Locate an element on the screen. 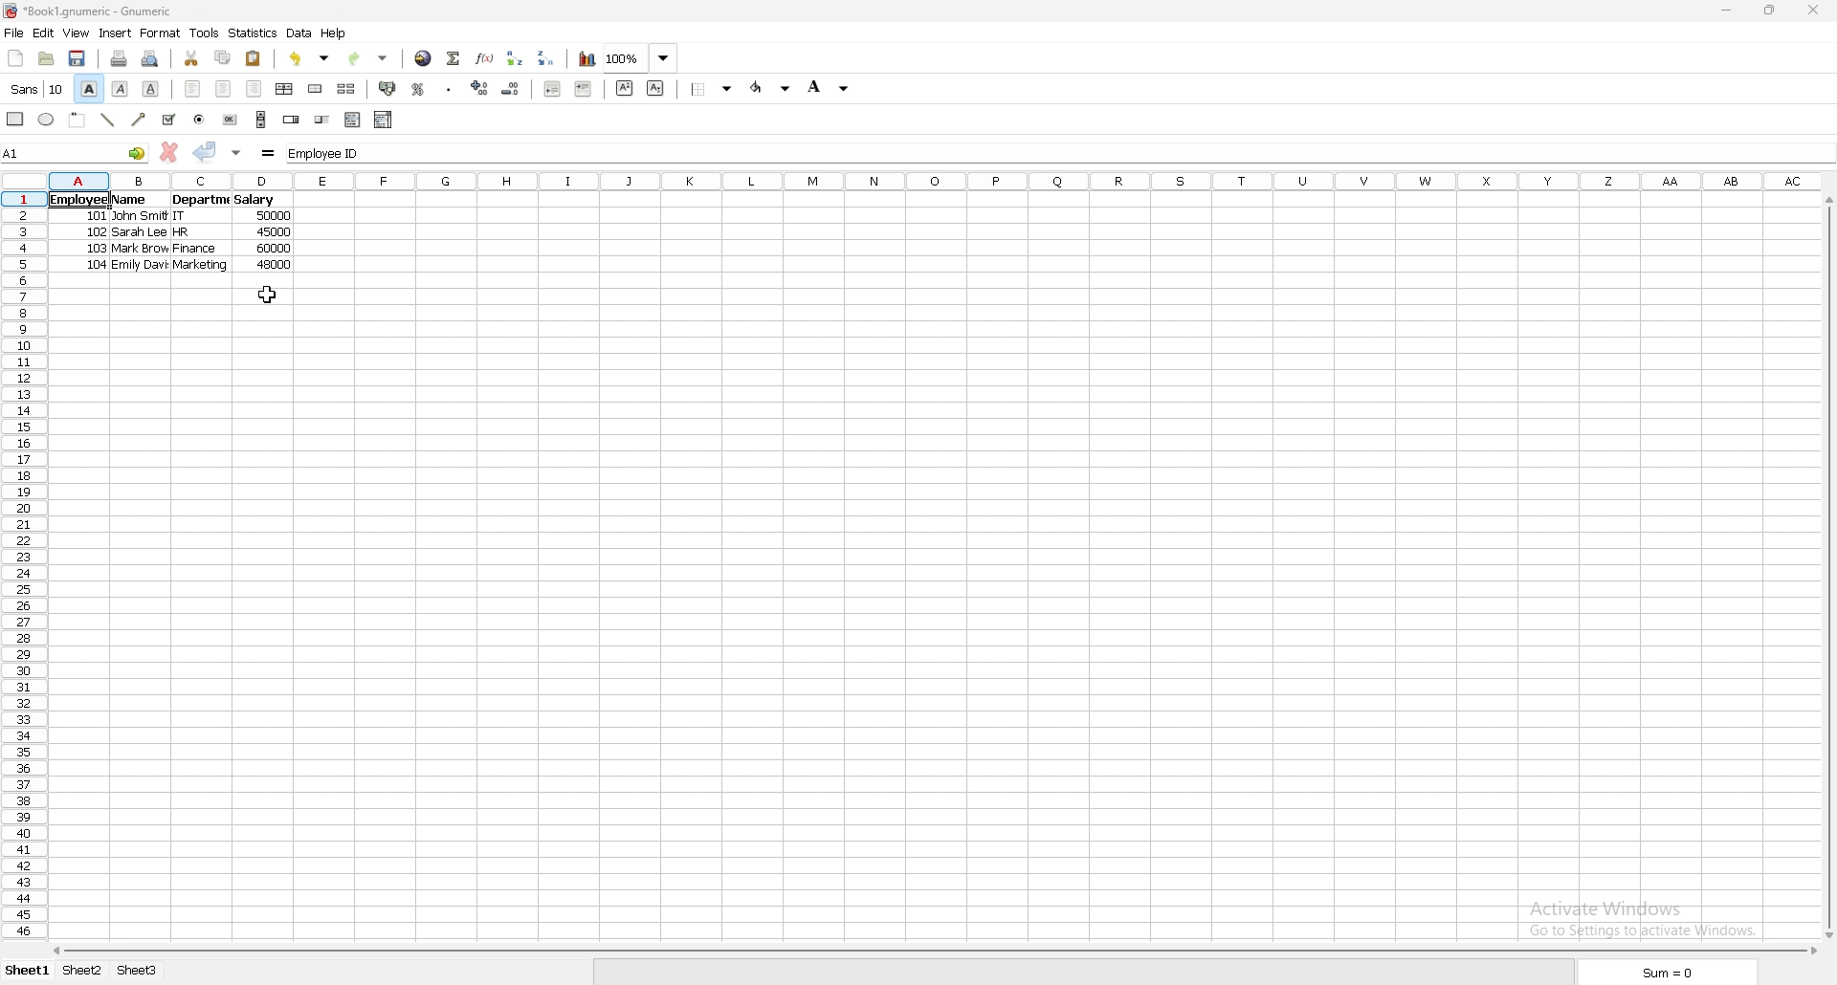  sheet 1 is located at coordinates (25, 972).